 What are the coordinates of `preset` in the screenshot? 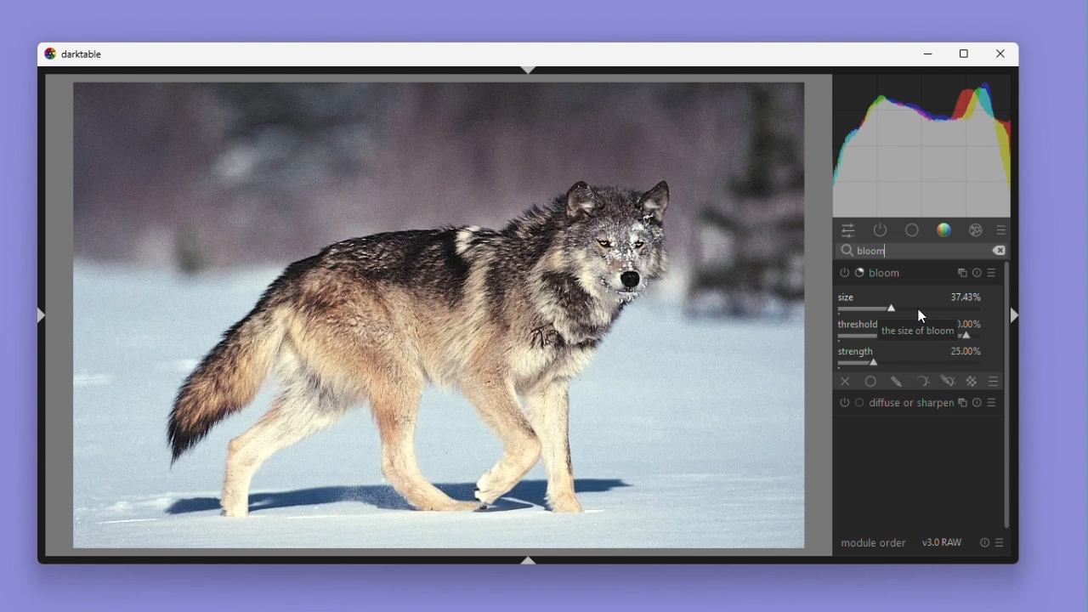 It's located at (1001, 542).